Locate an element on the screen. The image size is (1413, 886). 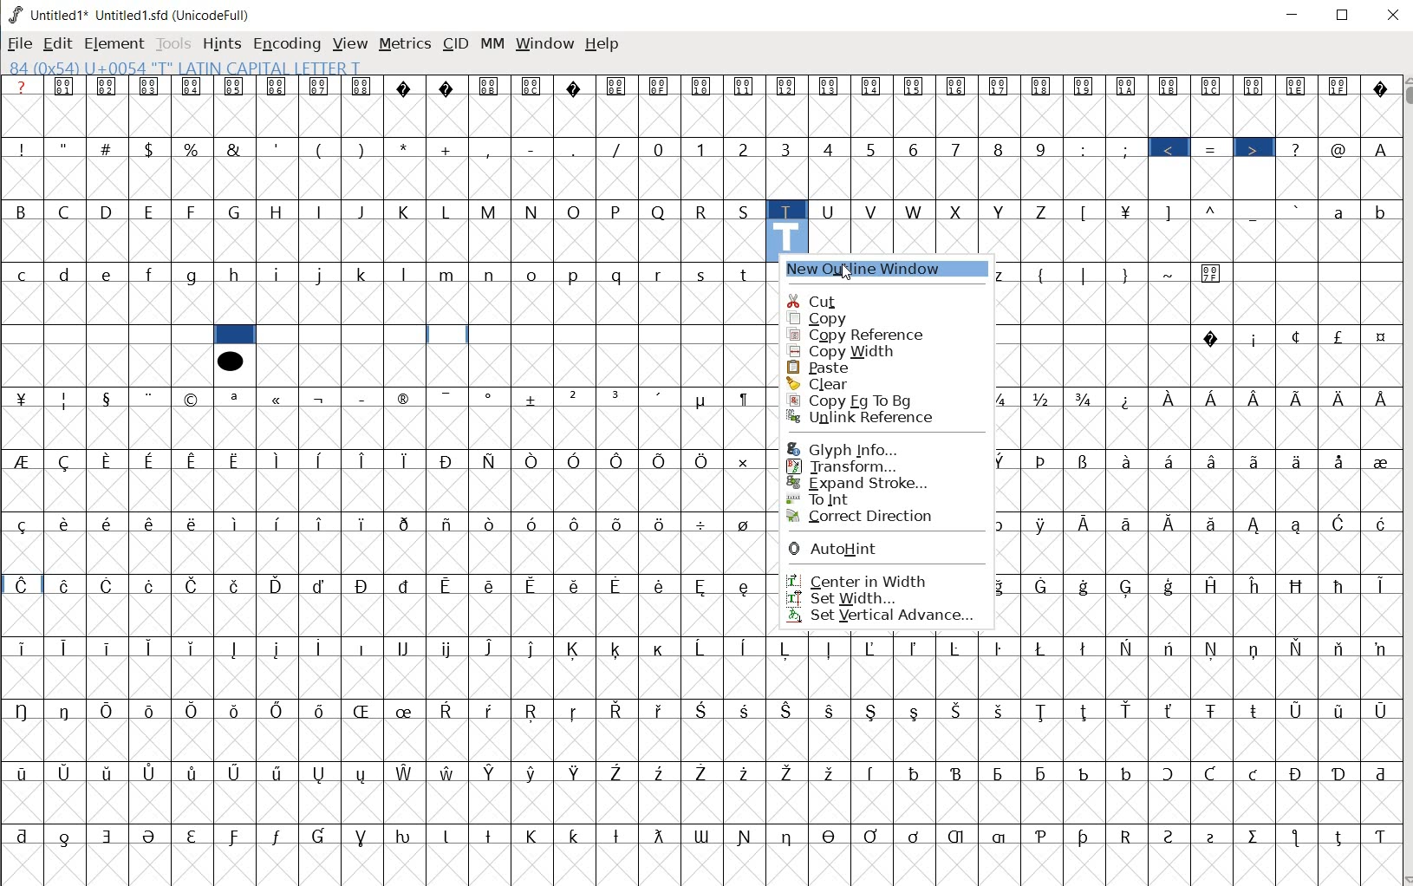
Symbol is located at coordinates (1255, 460).